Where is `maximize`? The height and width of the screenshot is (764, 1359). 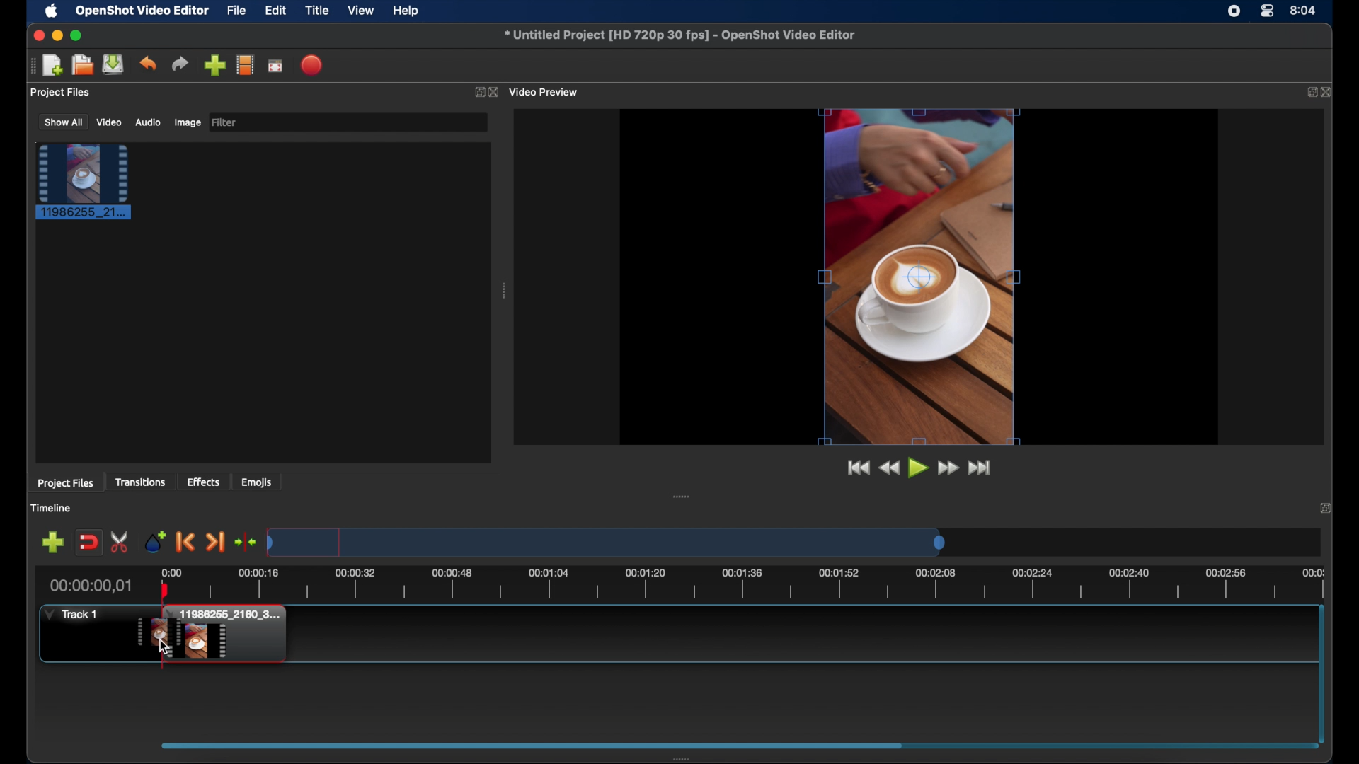
maximize is located at coordinates (78, 35).